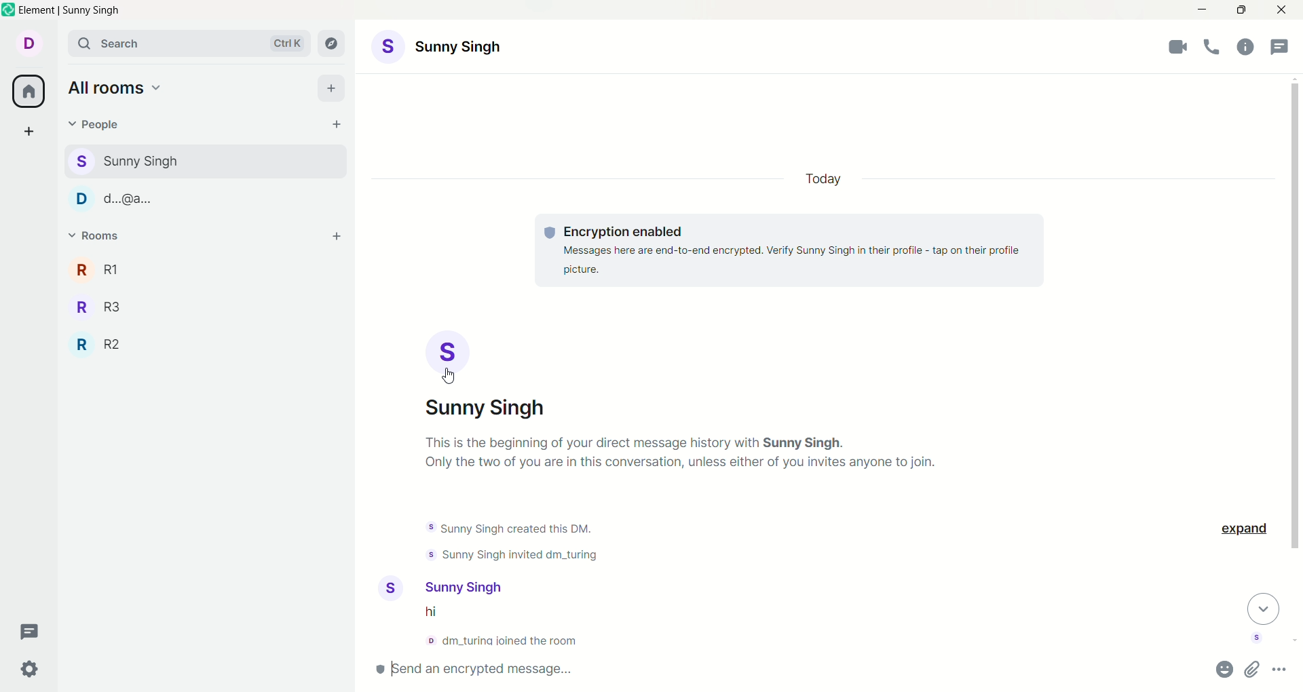  What do you see at coordinates (103, 305) in the screenshot?
I see `R3` at bounding box center [103, 305].